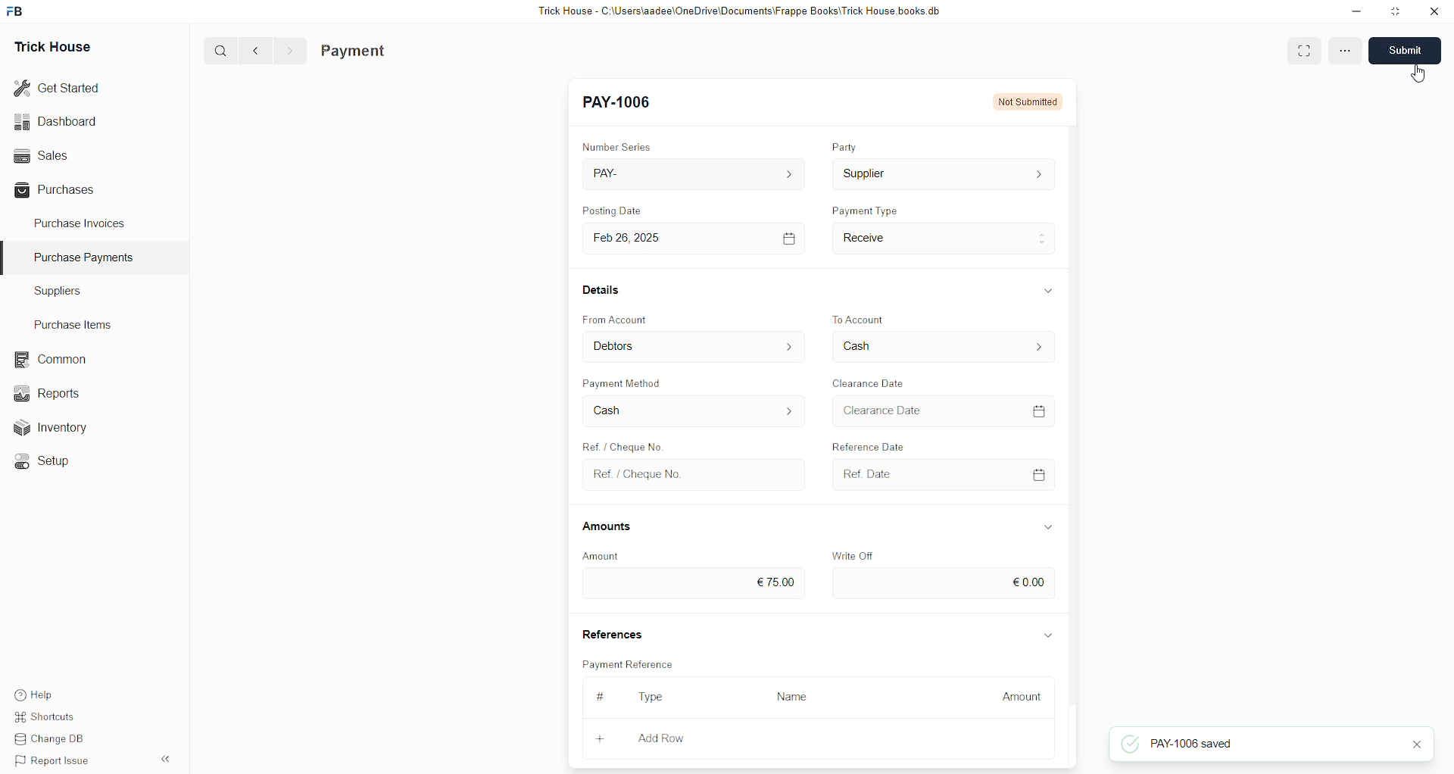  Describe the element at coordinates (613, 526) in the screenshot. I see `Amounts` at that location.